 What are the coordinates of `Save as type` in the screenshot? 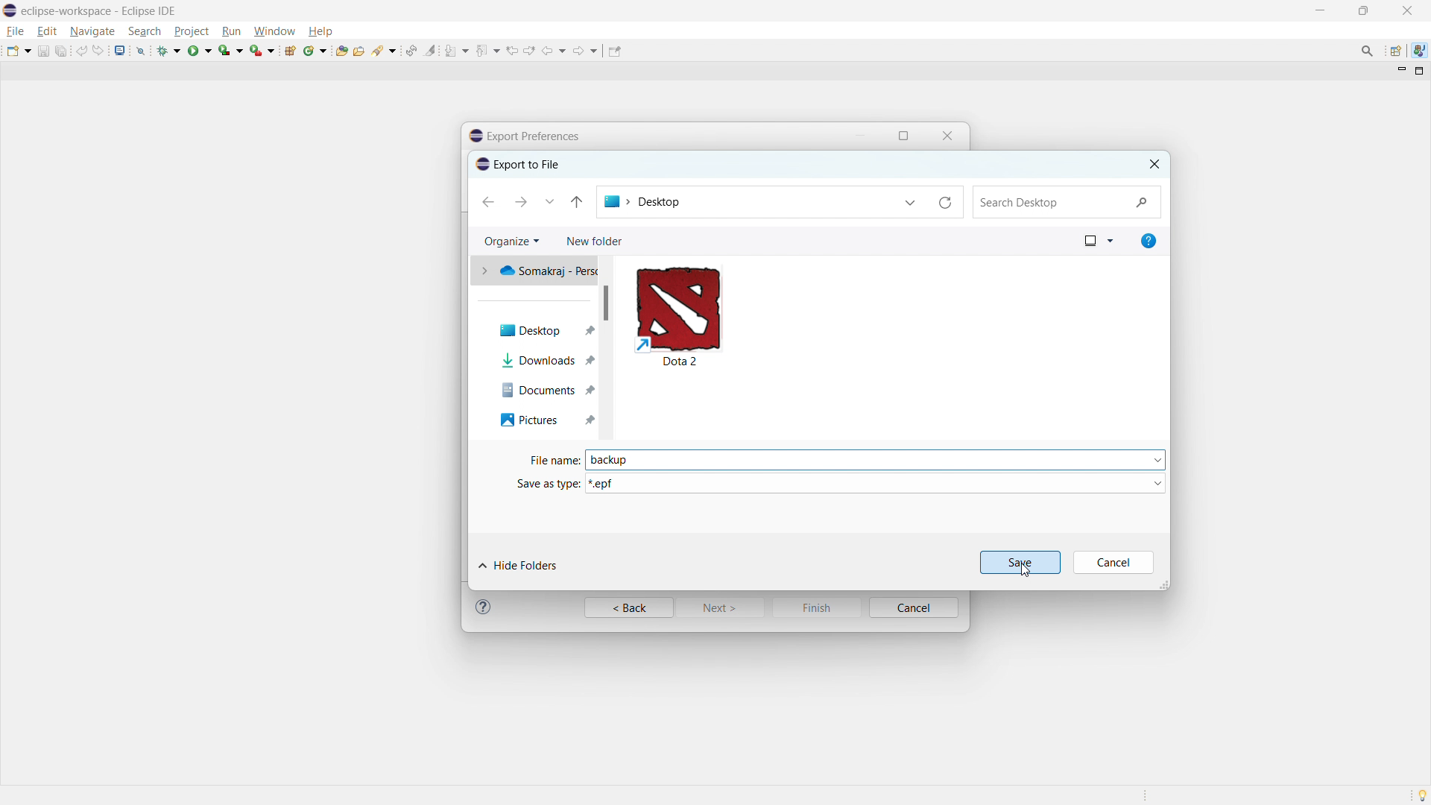 It's located at (839, 482).